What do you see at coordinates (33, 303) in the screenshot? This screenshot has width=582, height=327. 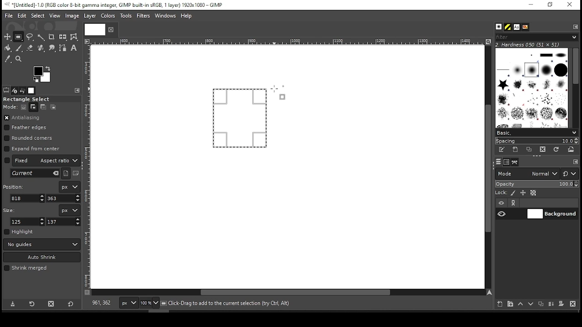 I see `restore tool preset` at bounding box center [33, 303].